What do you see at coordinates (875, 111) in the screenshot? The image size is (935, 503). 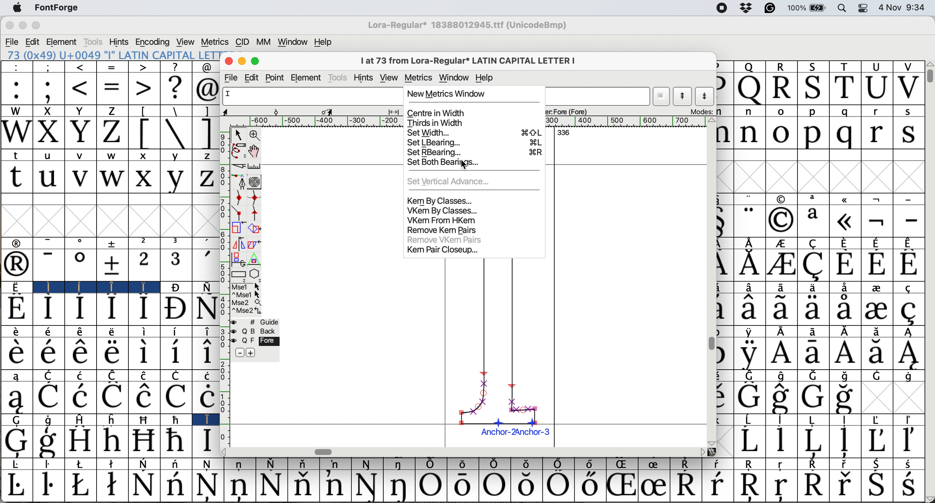 I see `r` at bounding box center [875, 111].